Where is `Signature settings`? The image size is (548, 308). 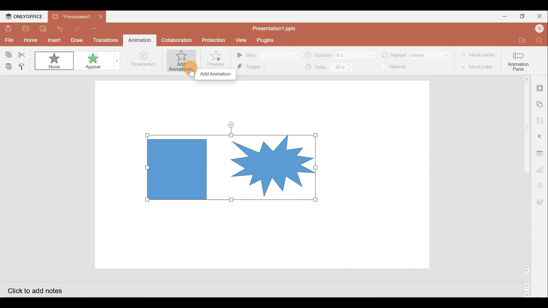
Signature settings is located at coordinates (541, 201).